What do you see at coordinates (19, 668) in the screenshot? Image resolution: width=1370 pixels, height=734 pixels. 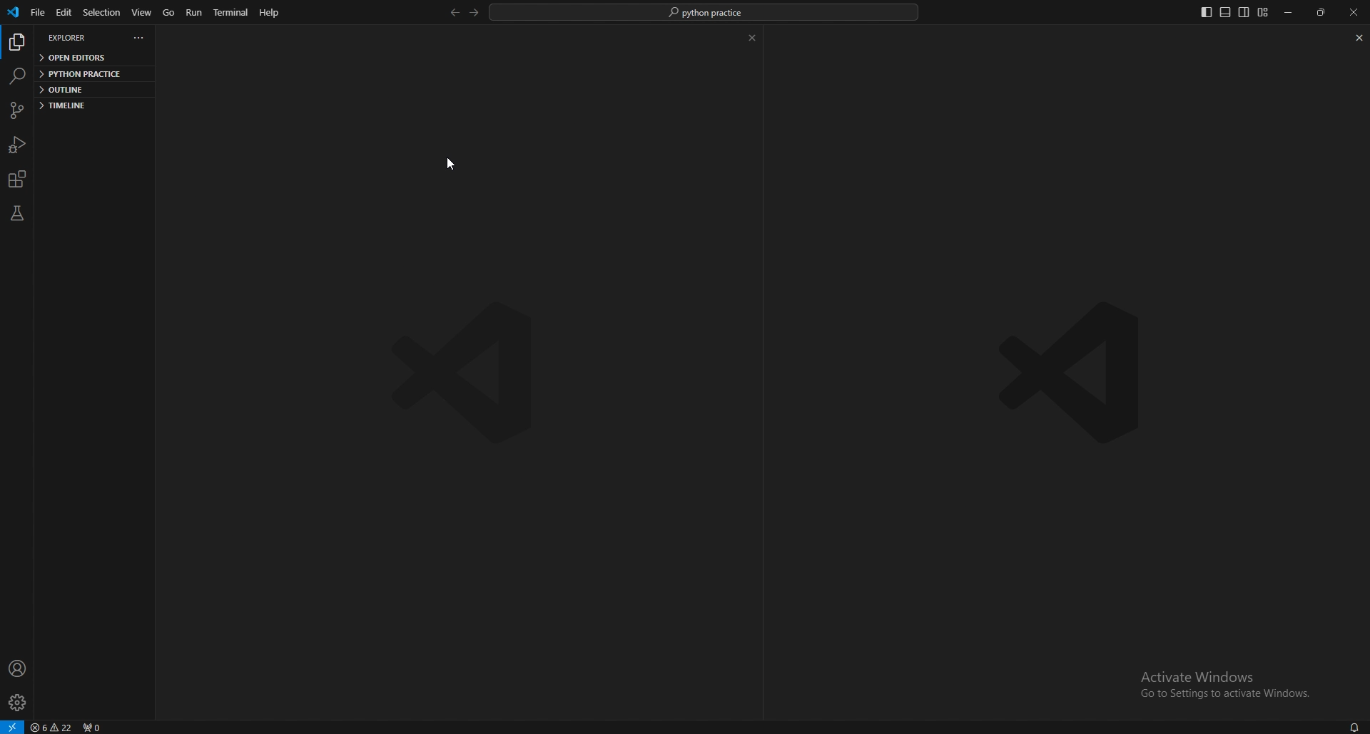 I see `profile` at bounding box center [19, 668].